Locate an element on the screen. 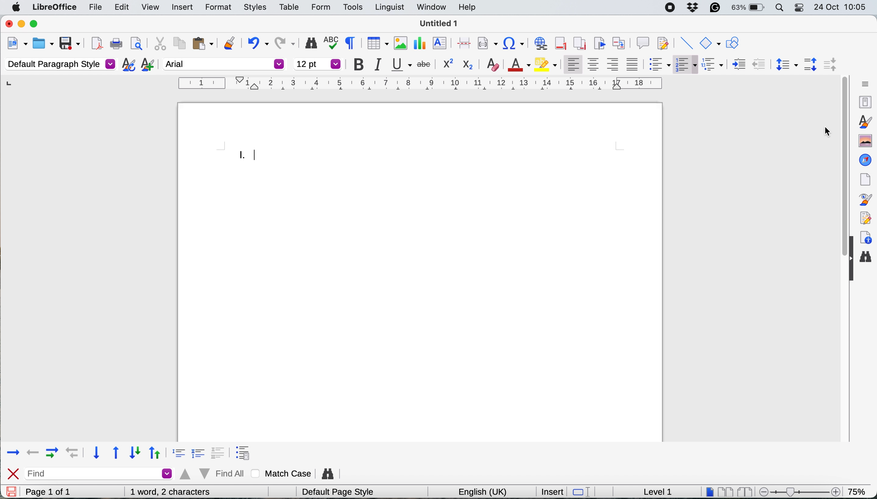 Image resolution: width=877 pixels, height=499 pixels. dropbox is located at coordinates (693, 7).